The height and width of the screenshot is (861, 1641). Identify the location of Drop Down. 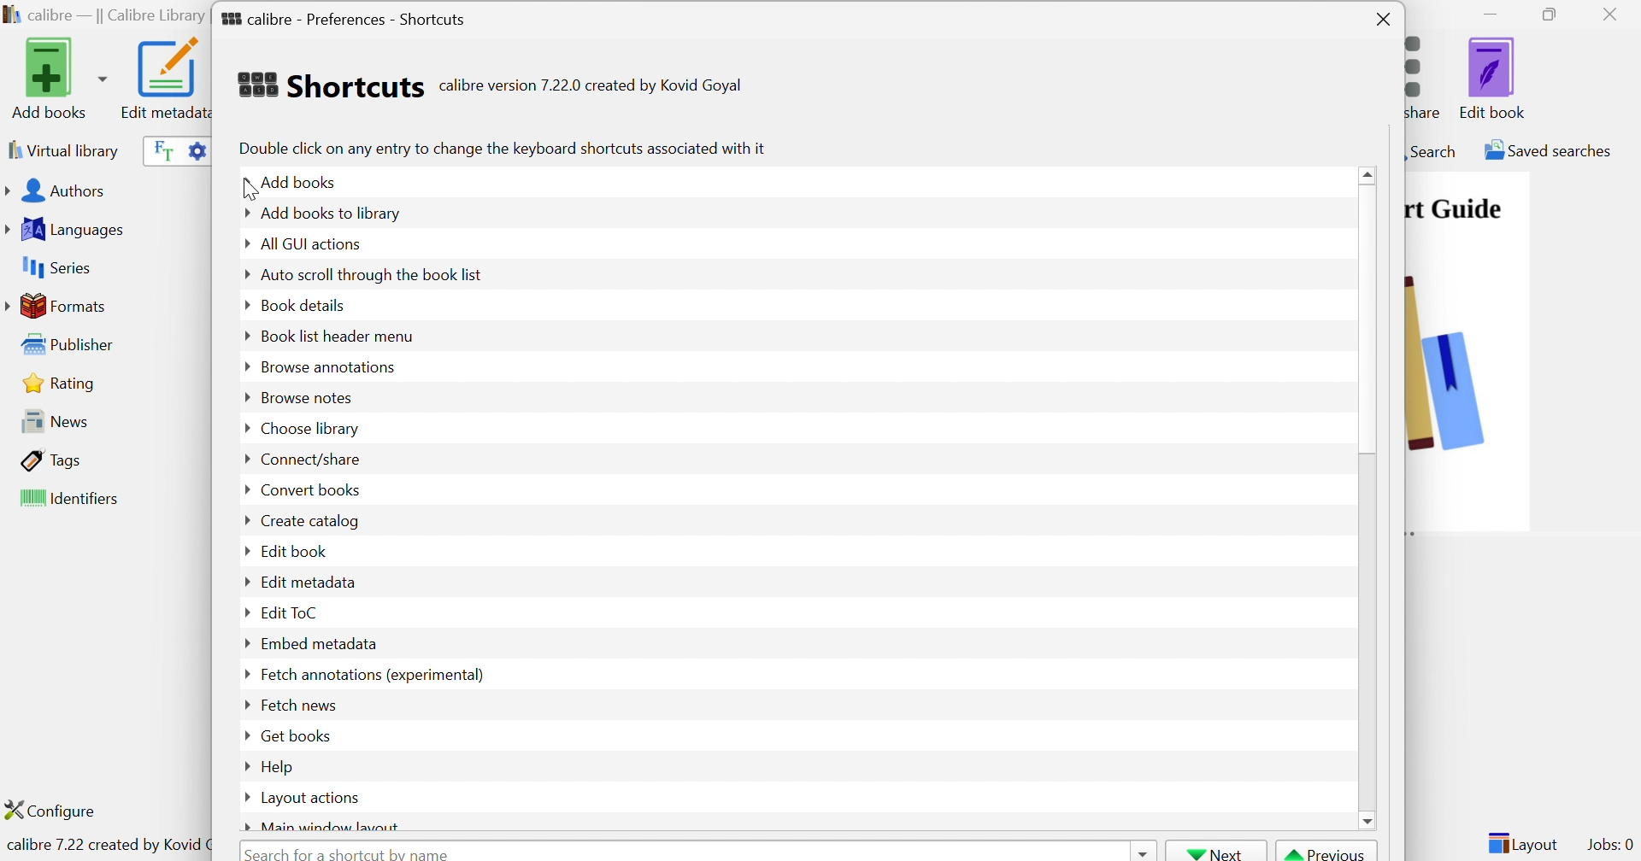
(244, 735).